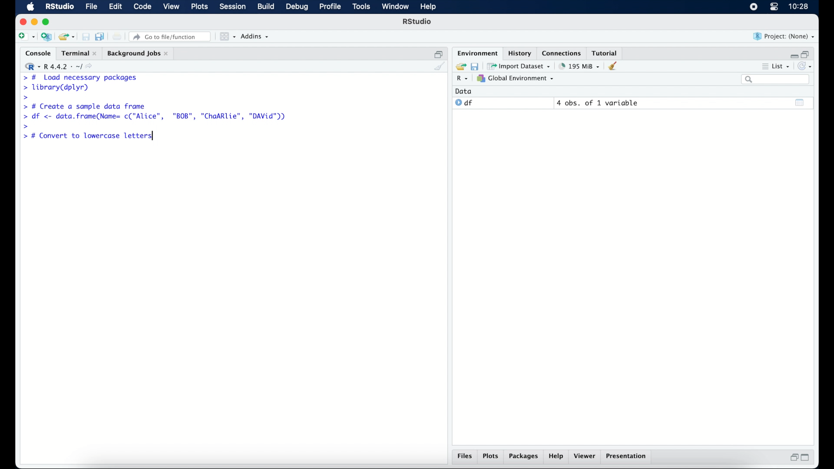 The image size is (834, 469). What do you see at coordinates (101, 36) in the screenshot?
I see `save all documents ` at bounding box center [101, 36].